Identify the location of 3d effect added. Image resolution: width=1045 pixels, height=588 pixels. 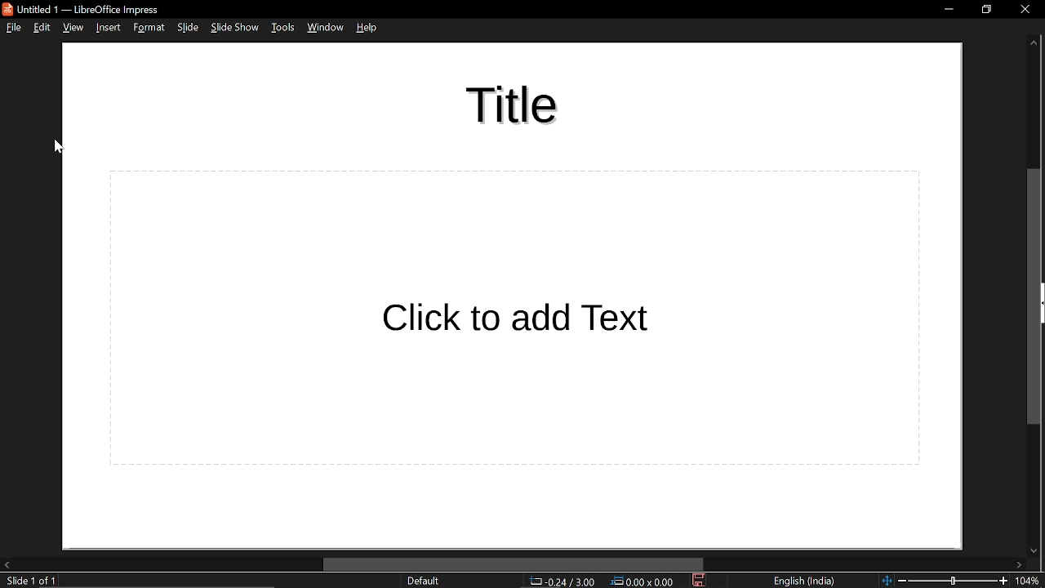
(509, 104).